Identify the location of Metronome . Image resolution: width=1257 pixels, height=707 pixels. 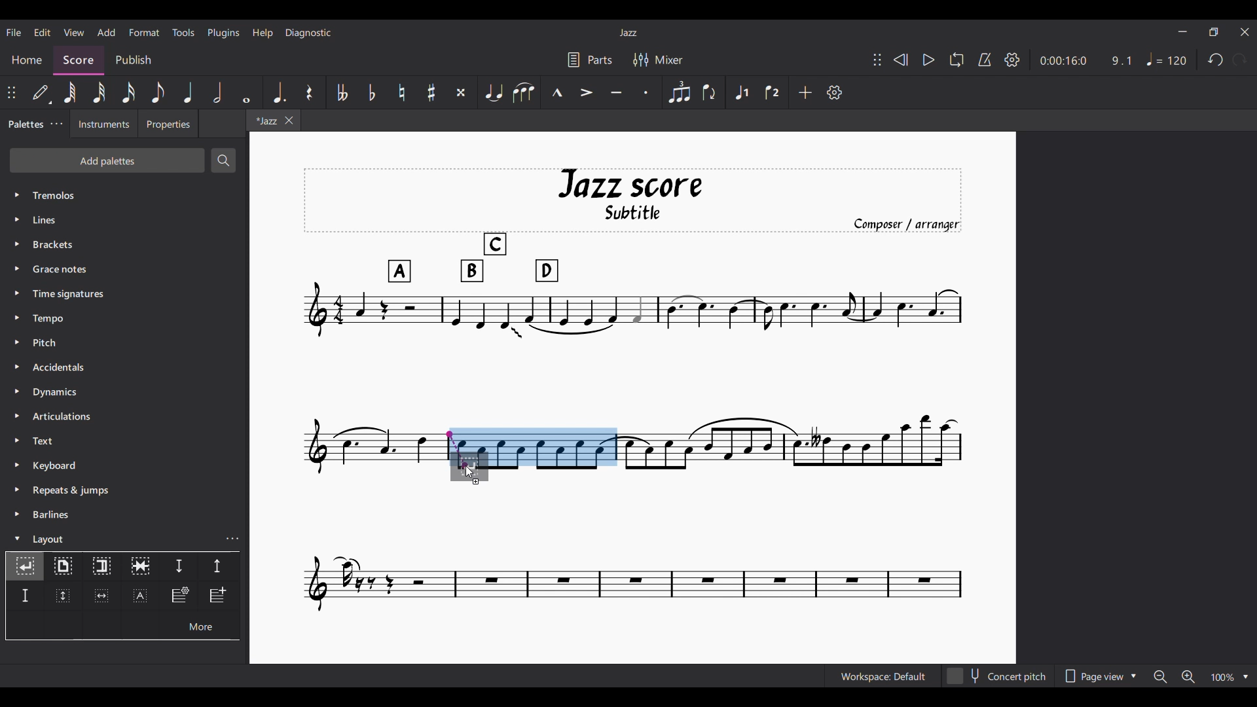
(985, 60).